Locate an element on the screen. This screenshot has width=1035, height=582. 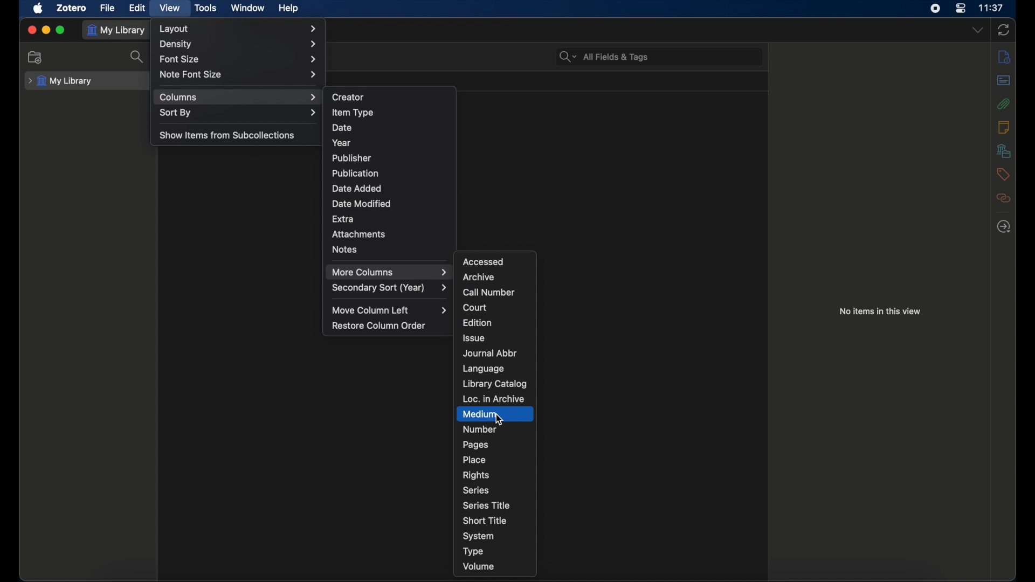
tags is located at coordinates (1003, 174).